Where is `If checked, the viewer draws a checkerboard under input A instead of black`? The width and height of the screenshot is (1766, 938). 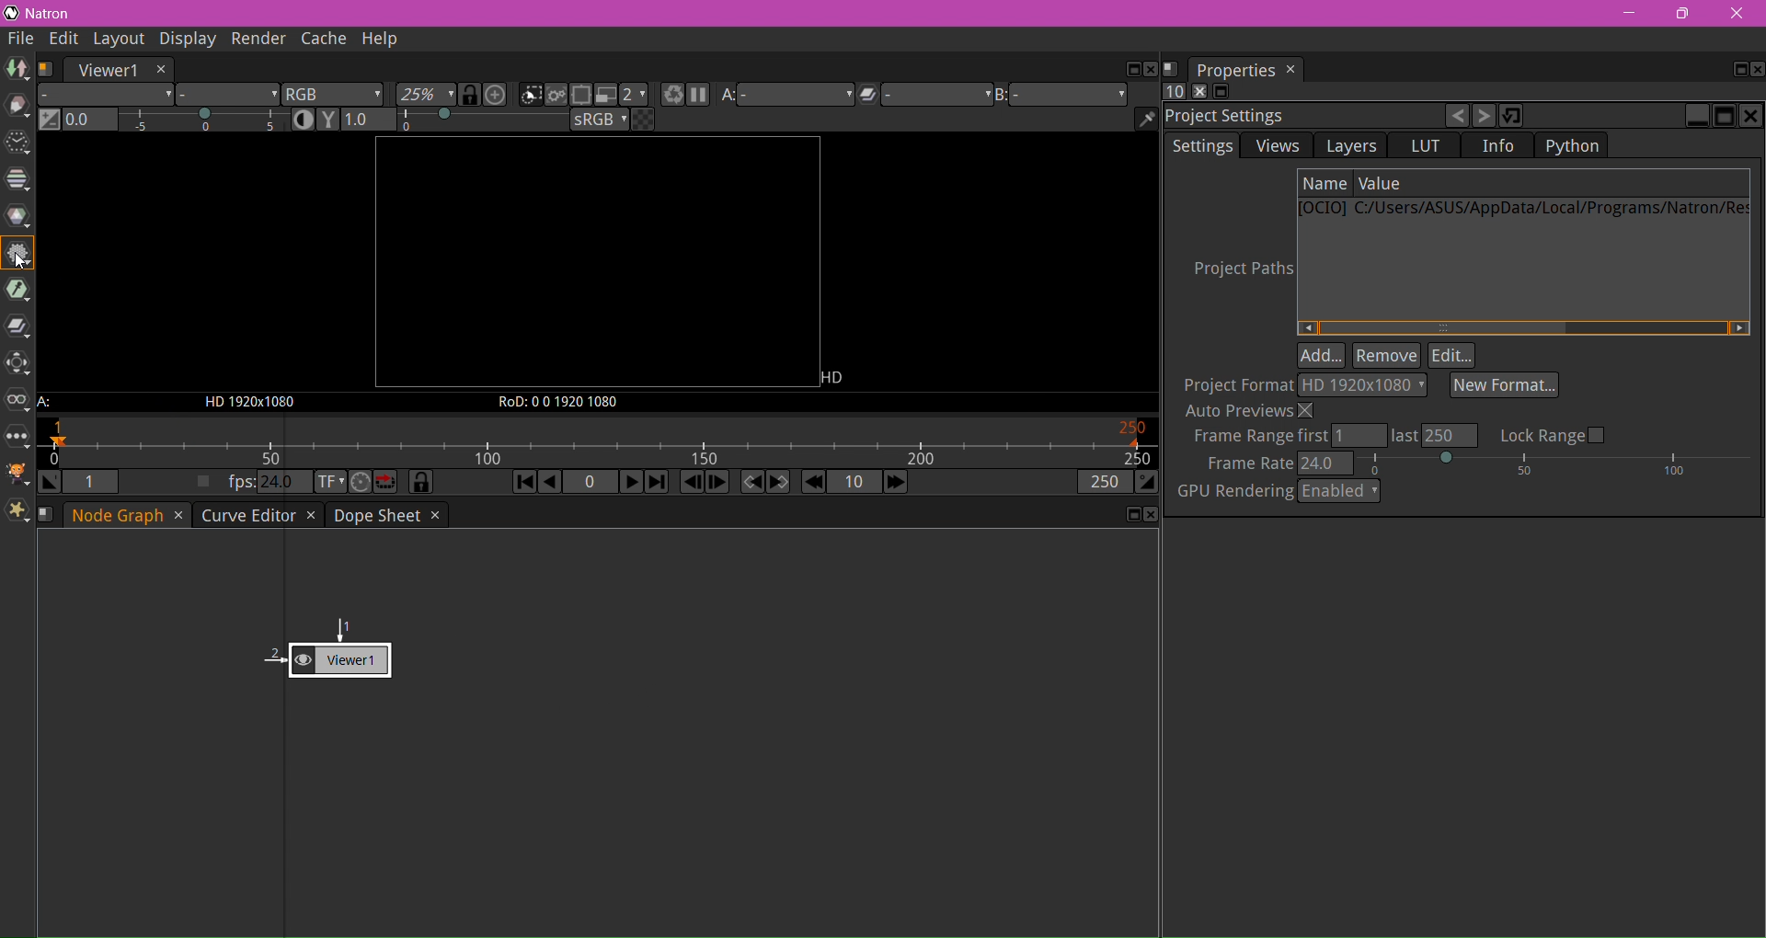 If checked, the viewer draws a checkerboard under input A instead of black is located at coordinates (643, 120).